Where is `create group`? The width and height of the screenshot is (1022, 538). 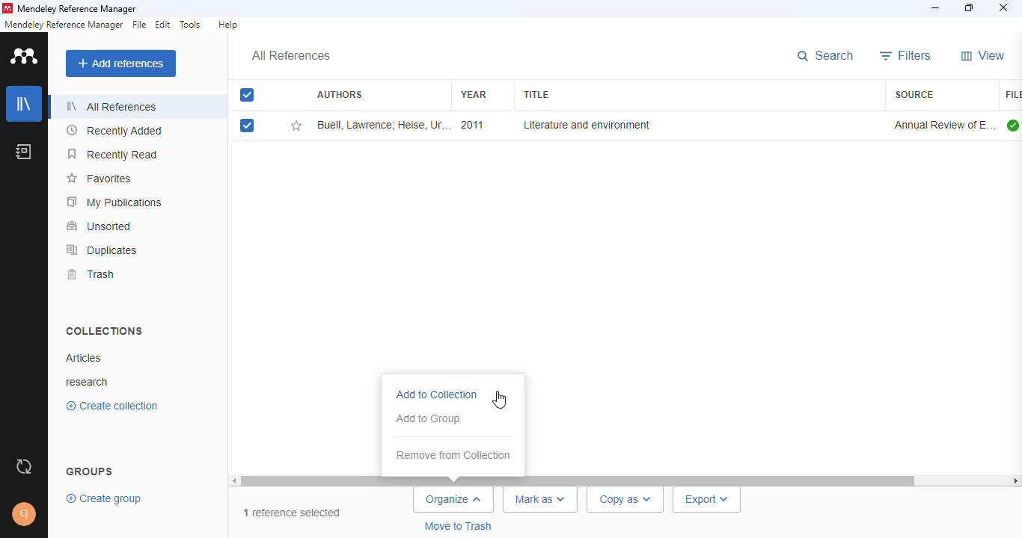 create group is located at coordinates (102, 499).